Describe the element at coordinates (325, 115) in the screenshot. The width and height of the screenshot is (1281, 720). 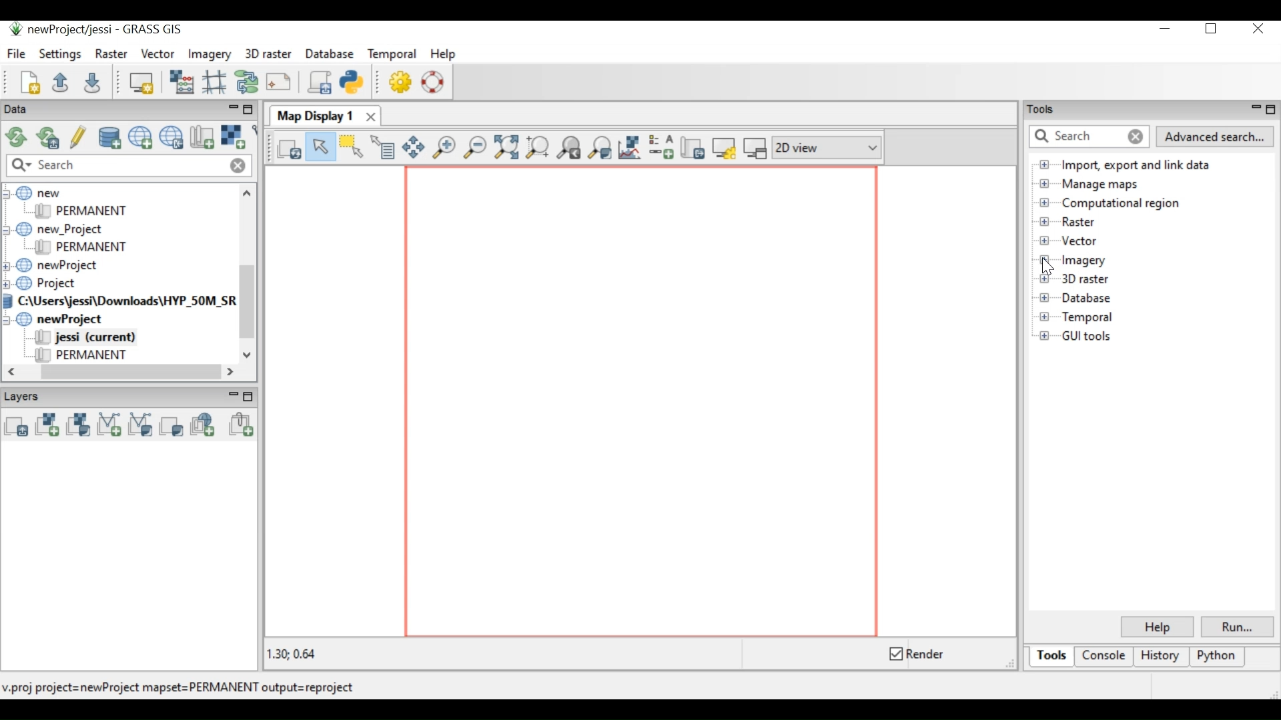
I see `Map Display` at that location.